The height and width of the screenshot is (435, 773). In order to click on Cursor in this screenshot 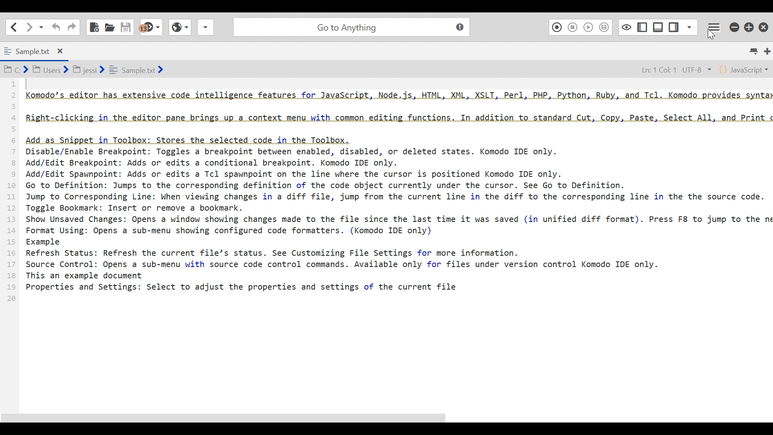, I will do `click(711, 33)`.